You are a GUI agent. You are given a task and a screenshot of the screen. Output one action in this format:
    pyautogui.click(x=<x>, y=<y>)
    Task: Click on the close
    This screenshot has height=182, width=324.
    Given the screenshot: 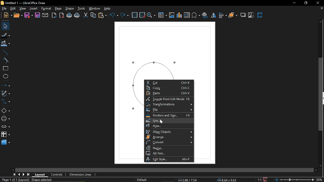 What is the action you would take?
    pyautogui.click(x=317, y=3)
    